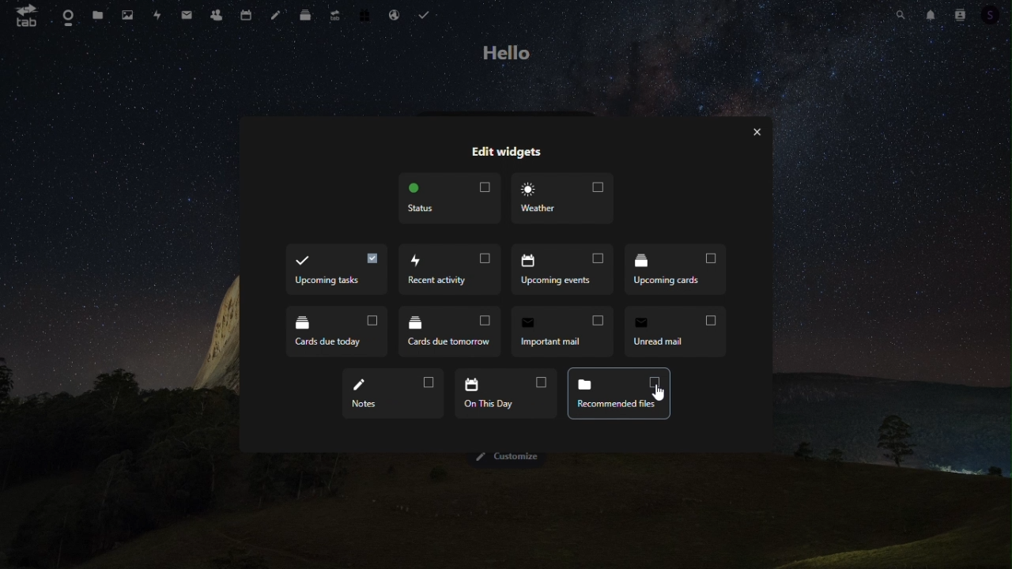 This screenshot has width=1012, height=569. I want to click on Cursor, so click(659, 394).